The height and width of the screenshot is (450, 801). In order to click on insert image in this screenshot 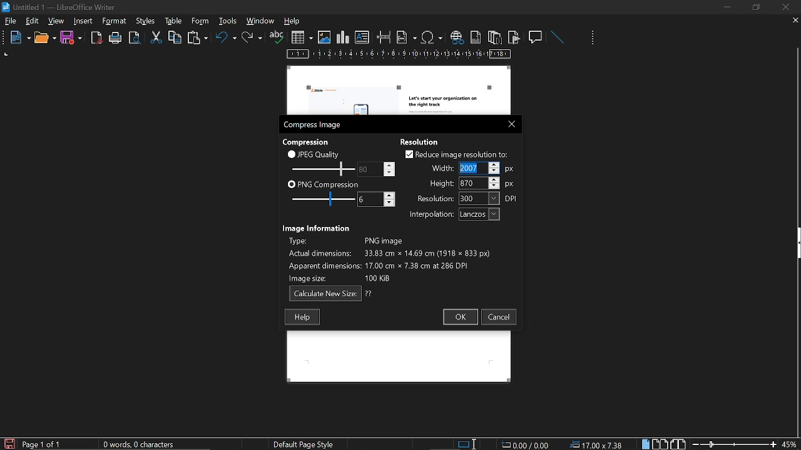, I will do `click(324, 37)`.